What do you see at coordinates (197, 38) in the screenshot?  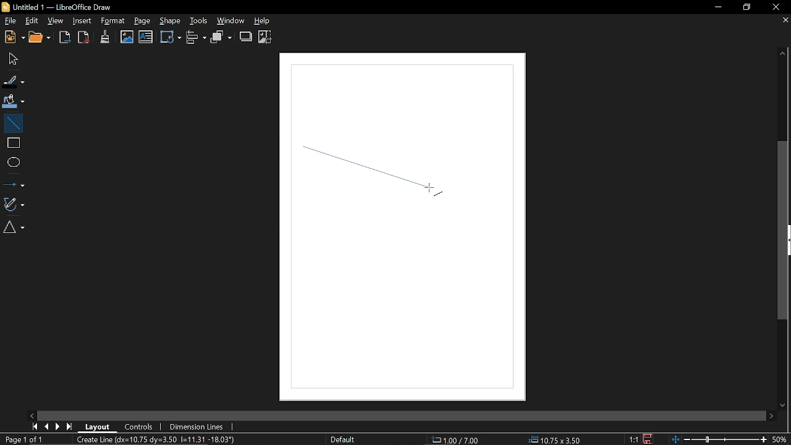 I see `Align` at bounding box center [197, 38].